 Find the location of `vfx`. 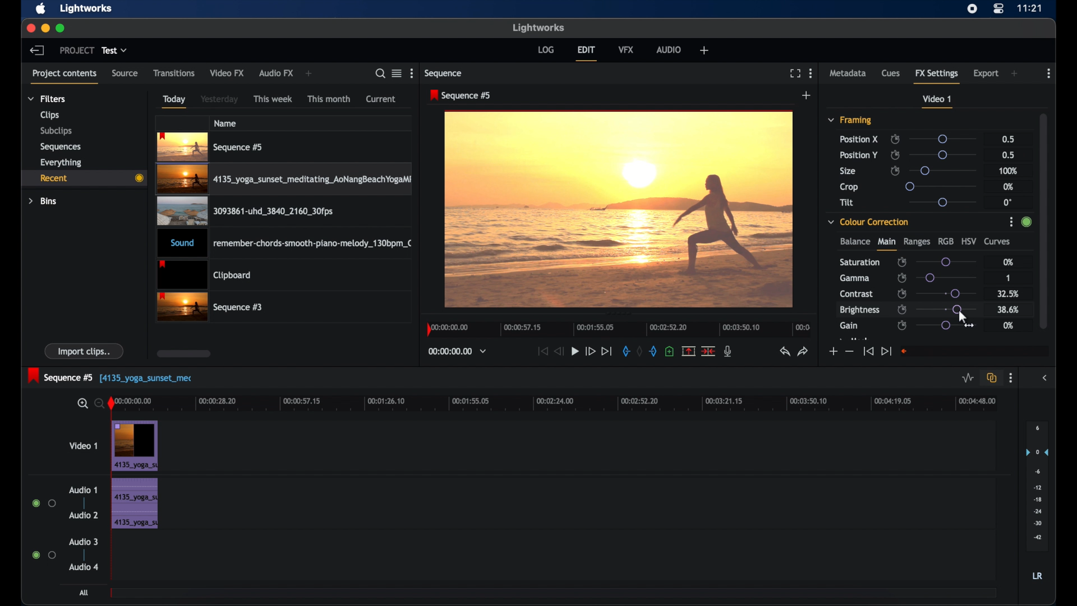

vfx is located at coordinates (626, 49).